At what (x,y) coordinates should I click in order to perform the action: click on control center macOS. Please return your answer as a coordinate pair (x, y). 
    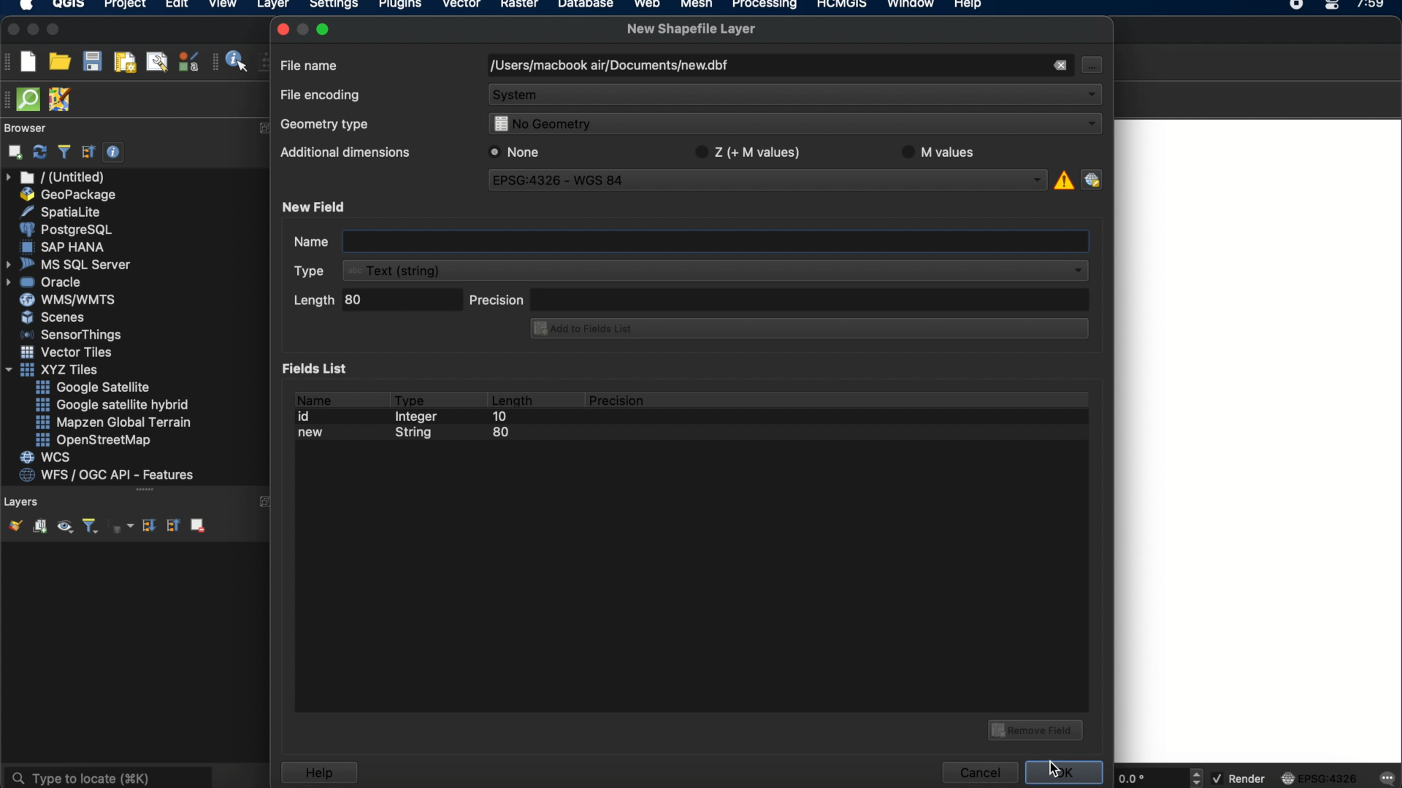
    Looking at the image, I should click on (1331, 7).